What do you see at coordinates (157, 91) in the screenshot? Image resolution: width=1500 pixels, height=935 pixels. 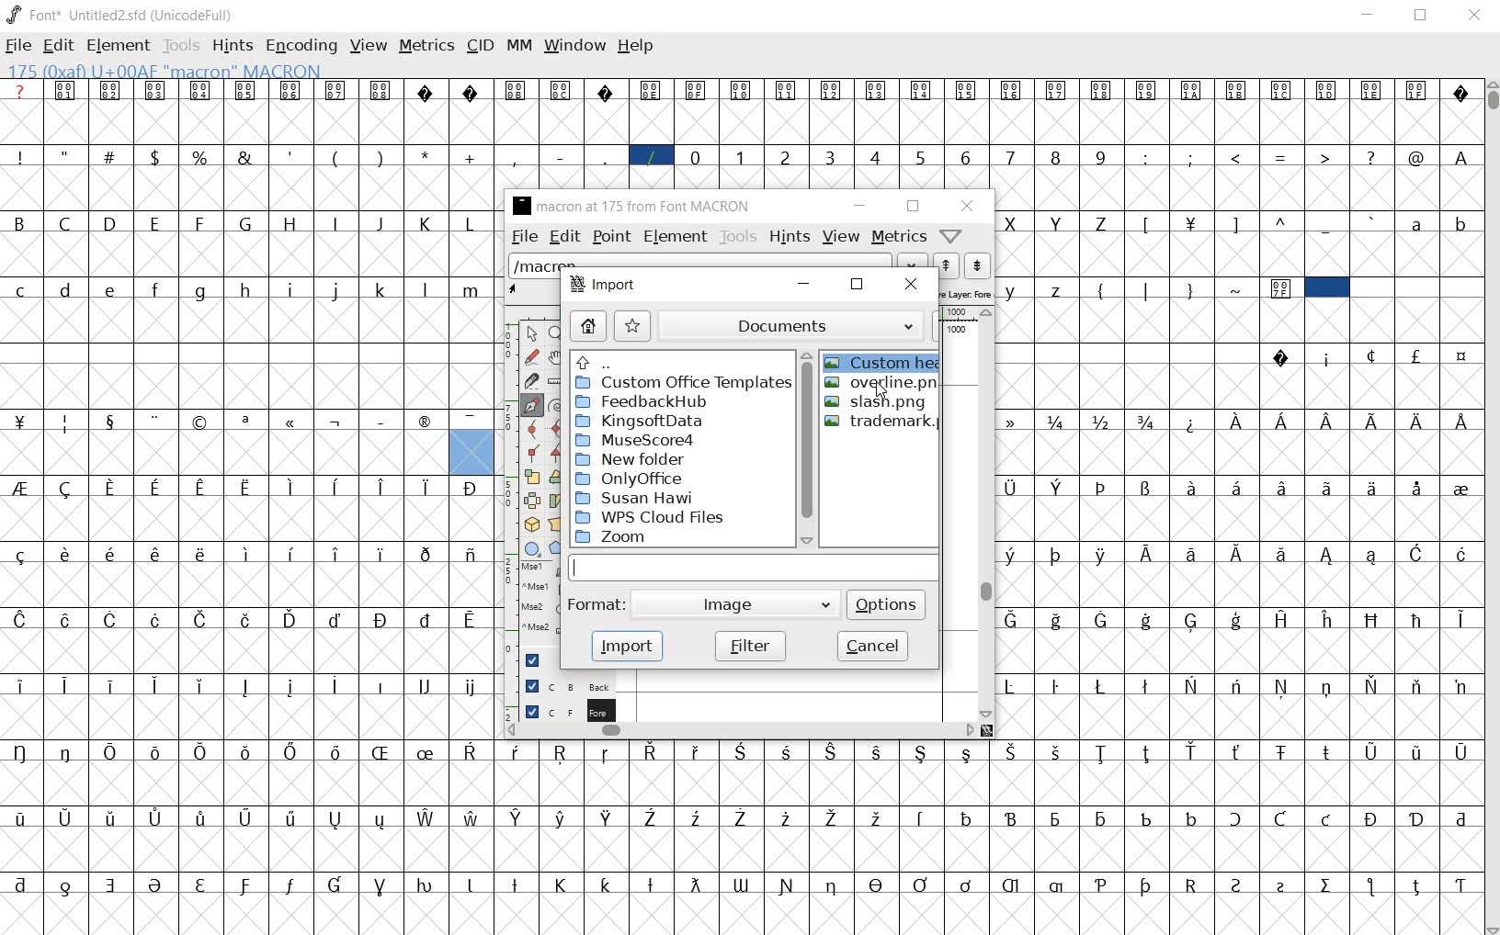 I see `Symbol` at bounding box center [157, 91].